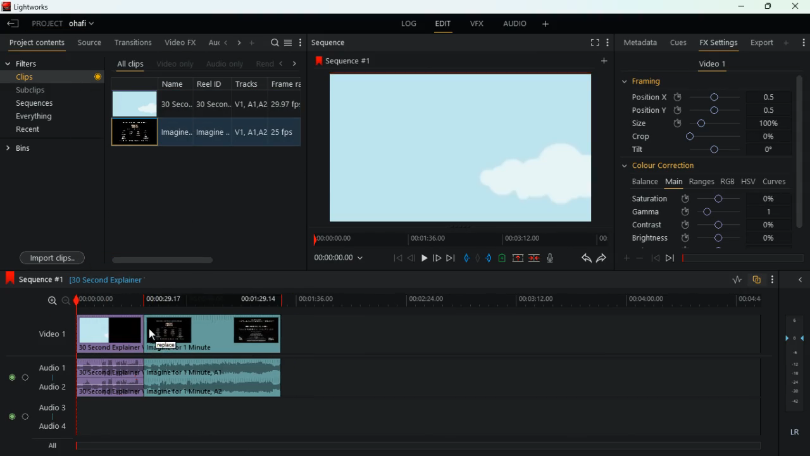  I want to click on frame, so click(285, 112).